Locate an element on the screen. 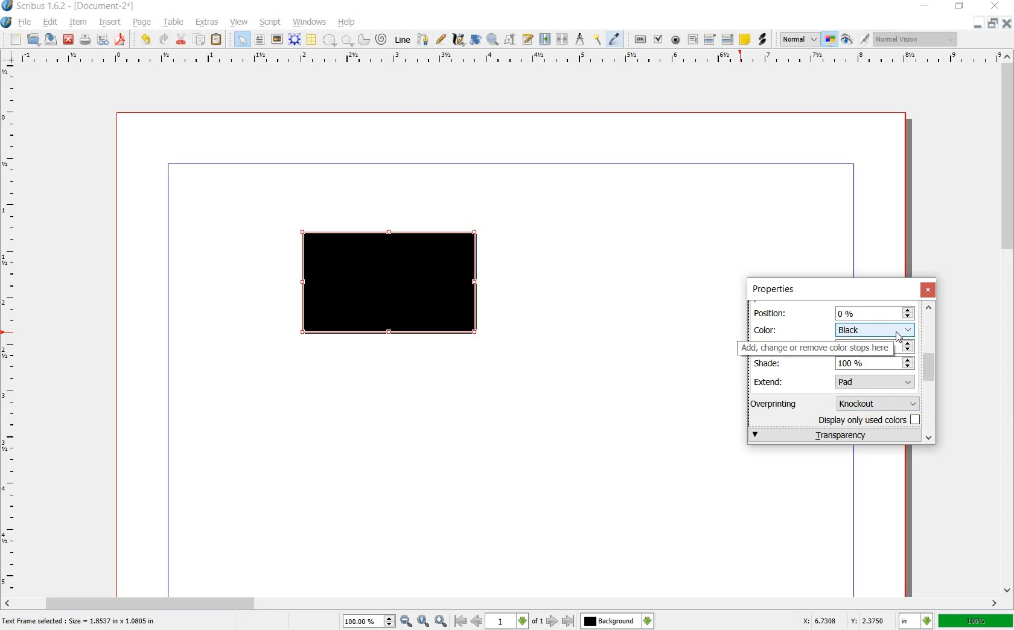 This screenshot has height=630, width=1014. minimize is located at coordinates (978, 24).